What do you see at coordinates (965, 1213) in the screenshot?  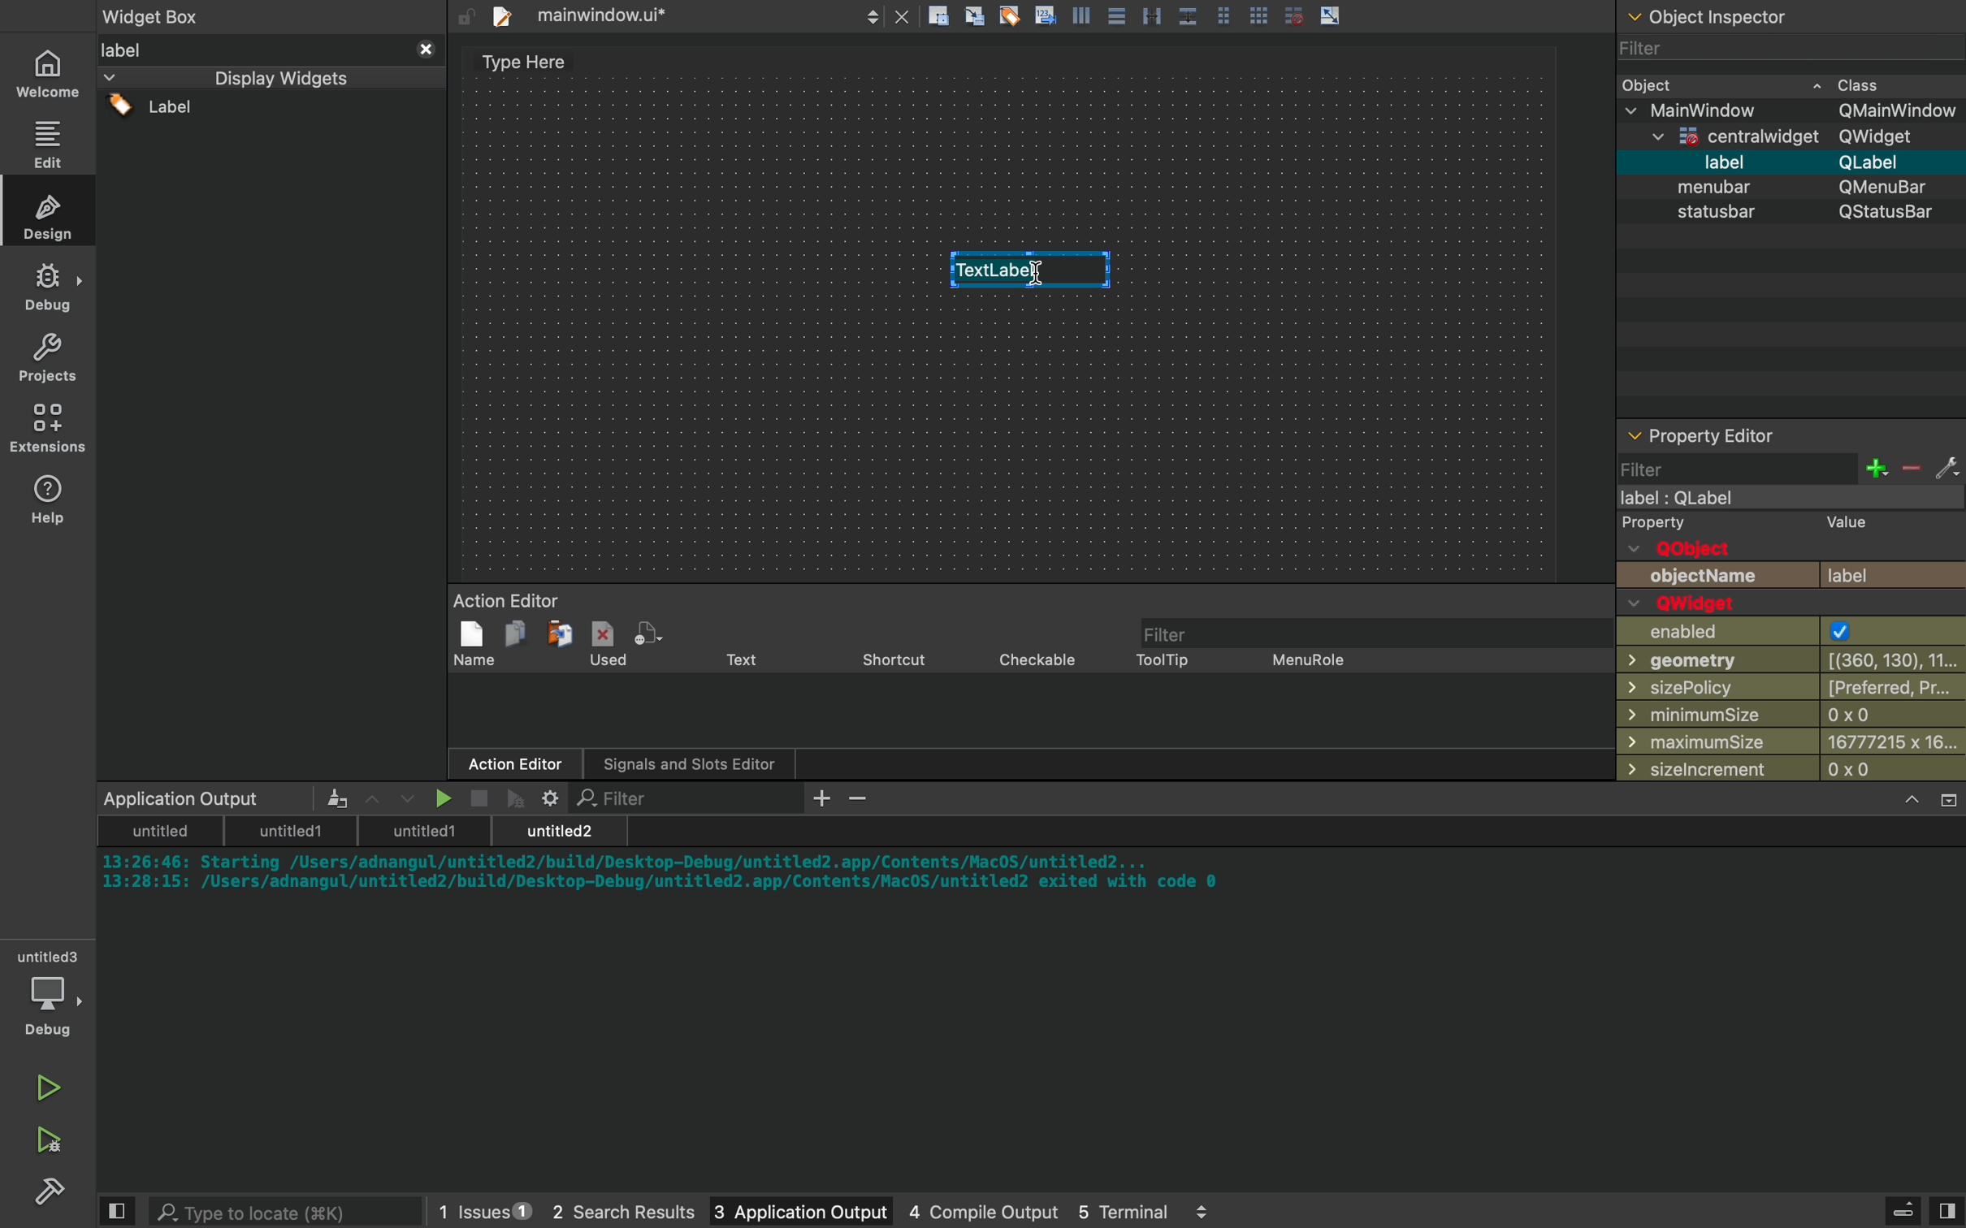 I see `4 console output` at bounding box center [965, 1213].